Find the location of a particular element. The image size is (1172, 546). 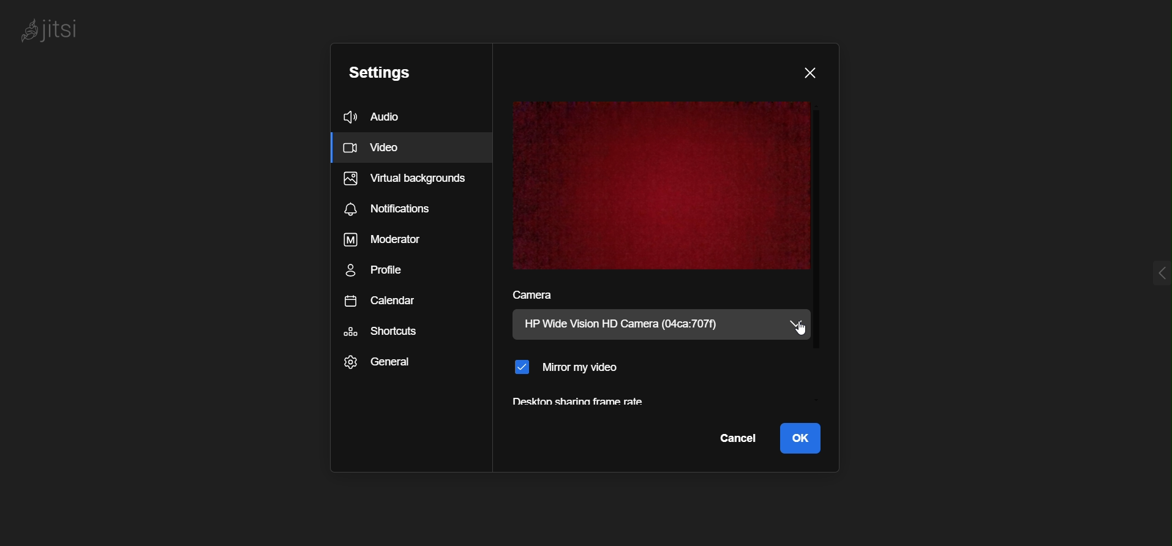

calendar is located at coordinates (384, 303).